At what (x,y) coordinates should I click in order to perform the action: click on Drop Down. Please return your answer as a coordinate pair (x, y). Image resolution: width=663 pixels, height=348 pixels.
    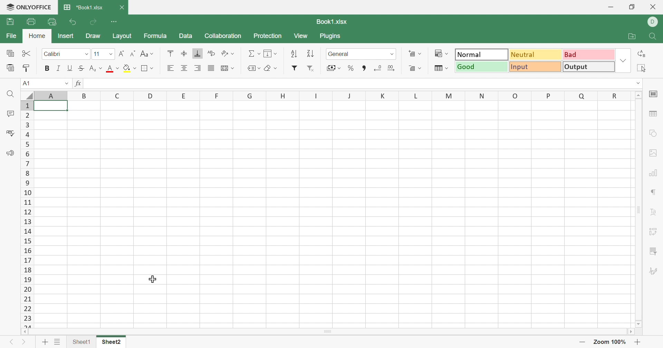
    Looking at the image, I should click on (152, 54).